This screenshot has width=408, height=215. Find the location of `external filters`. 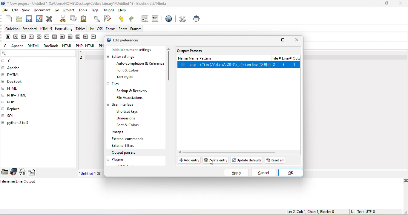

external filters is located at coordinates (124, 146).